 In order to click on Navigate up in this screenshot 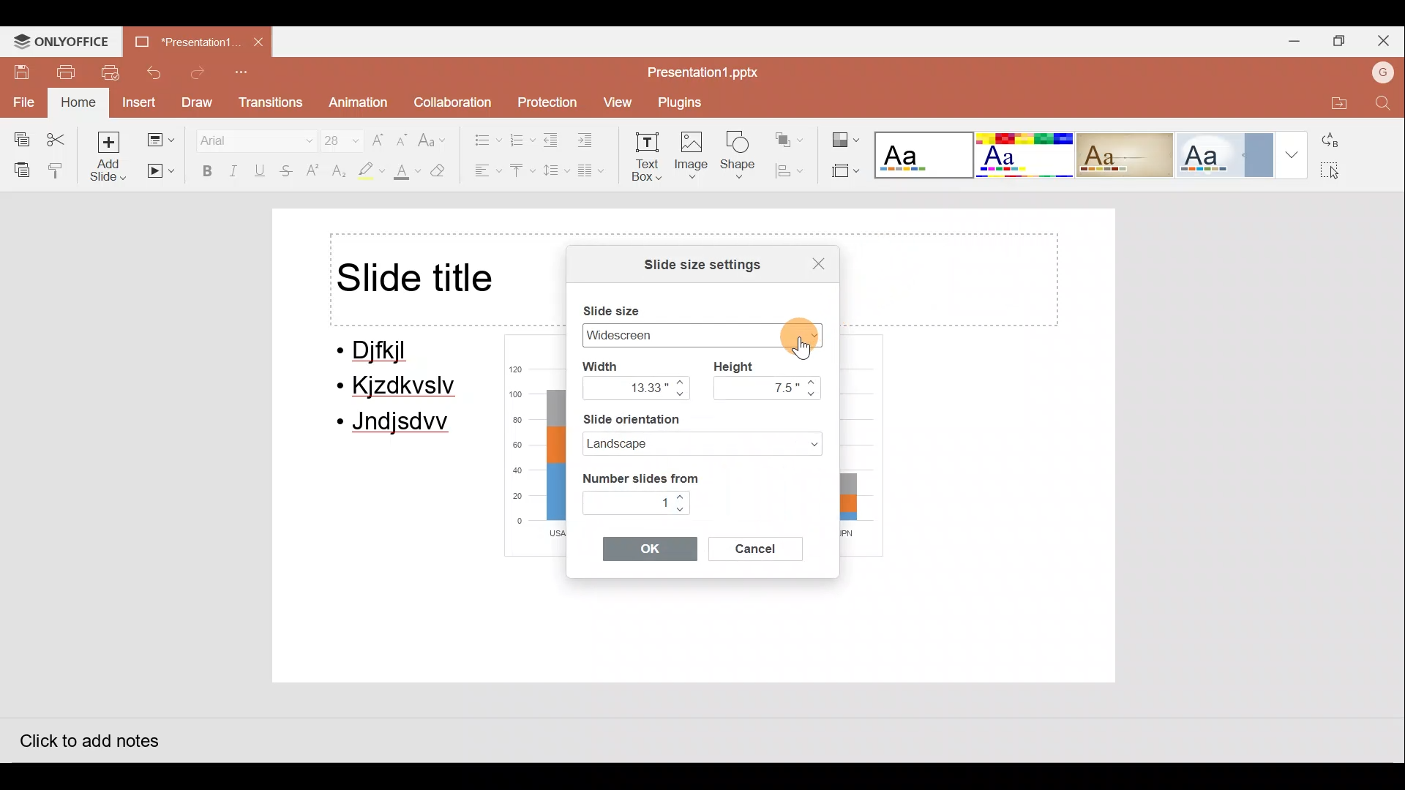, I will do `click(814, 382)`.